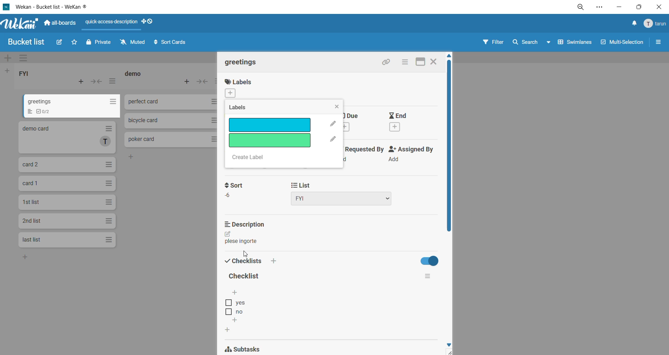 The height and width of the screenshot is (355, 669). I want to click on list actions, so click(113, 81).